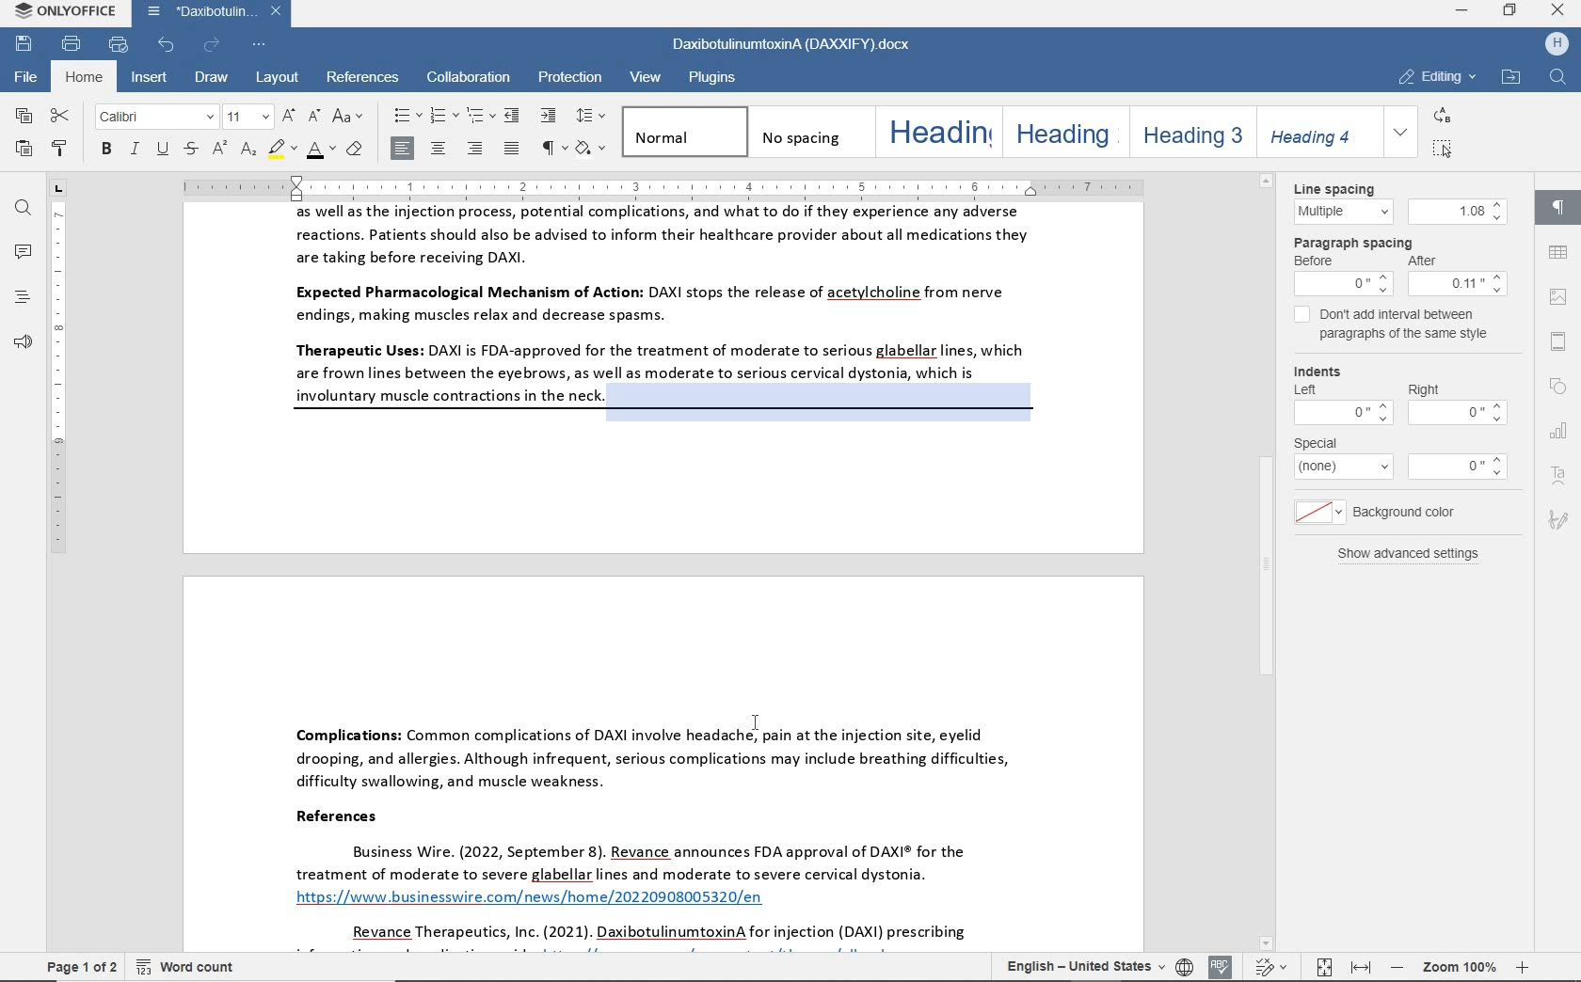 Image resolution: width=1581 pixels, height=982 pixels. Describe the element at coordinates (189, 150) in the screenshot. I see `strikethrough` at that location.